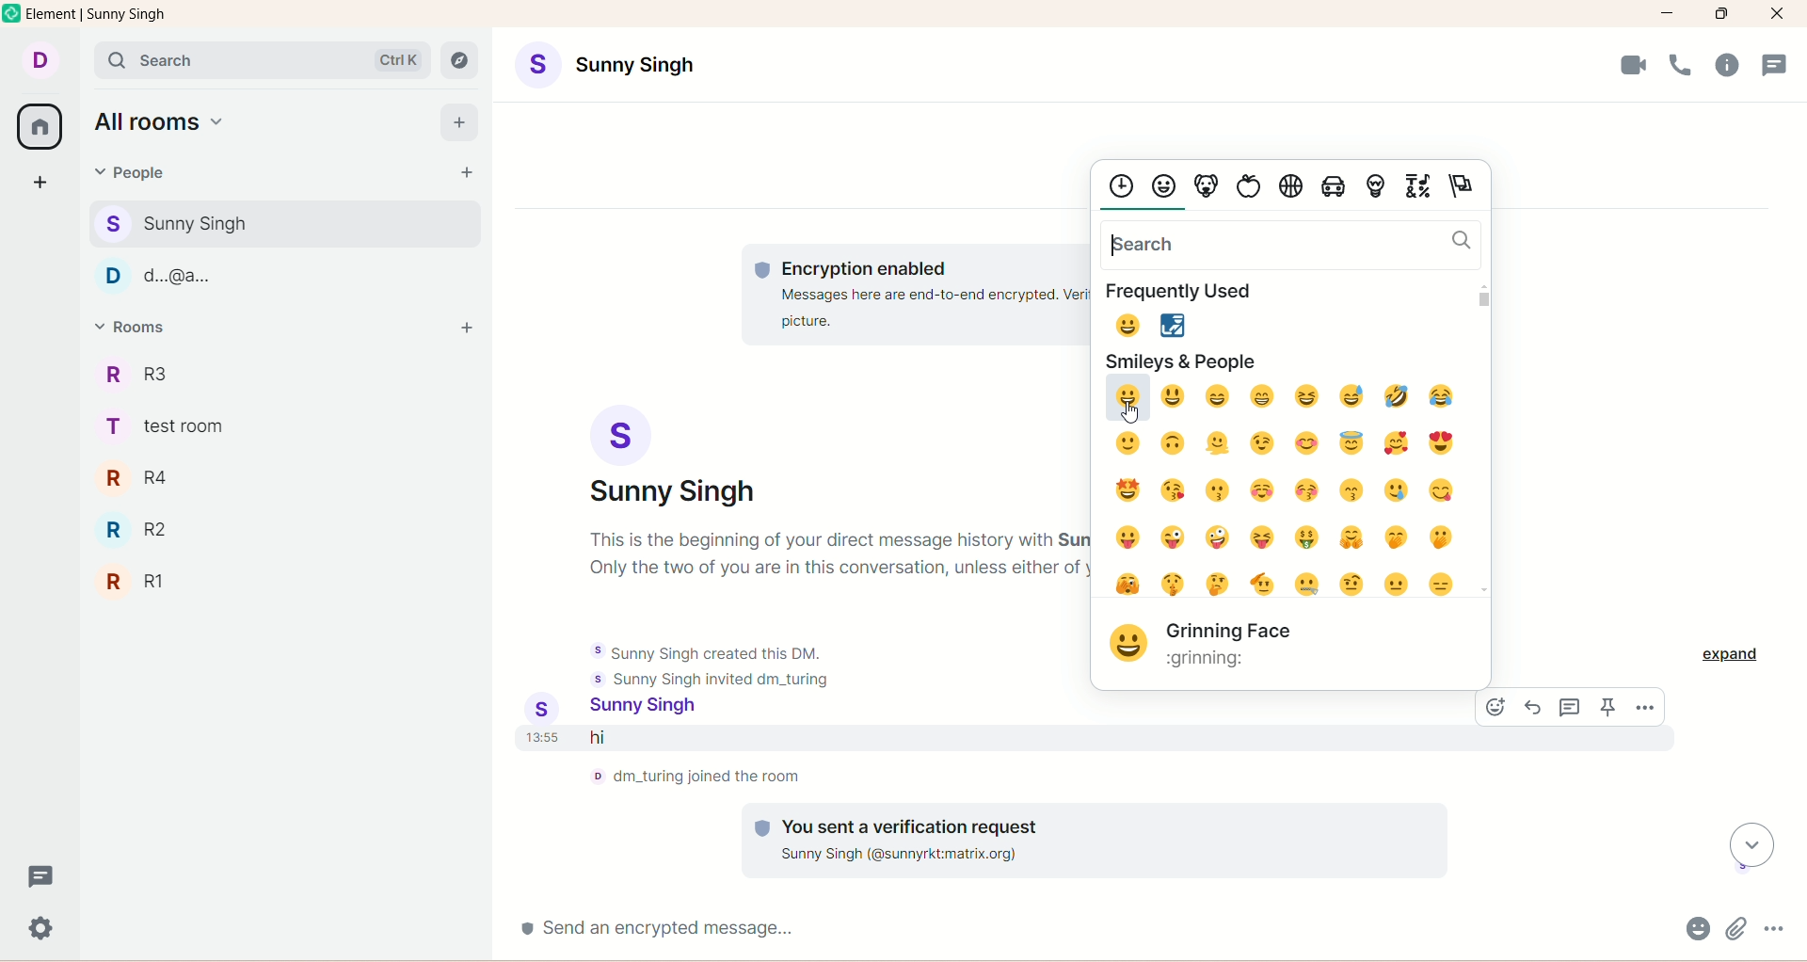  What do you see at coordinates (711, 665) in the screenshot?
I see `text` at bounding box center [711, 665].